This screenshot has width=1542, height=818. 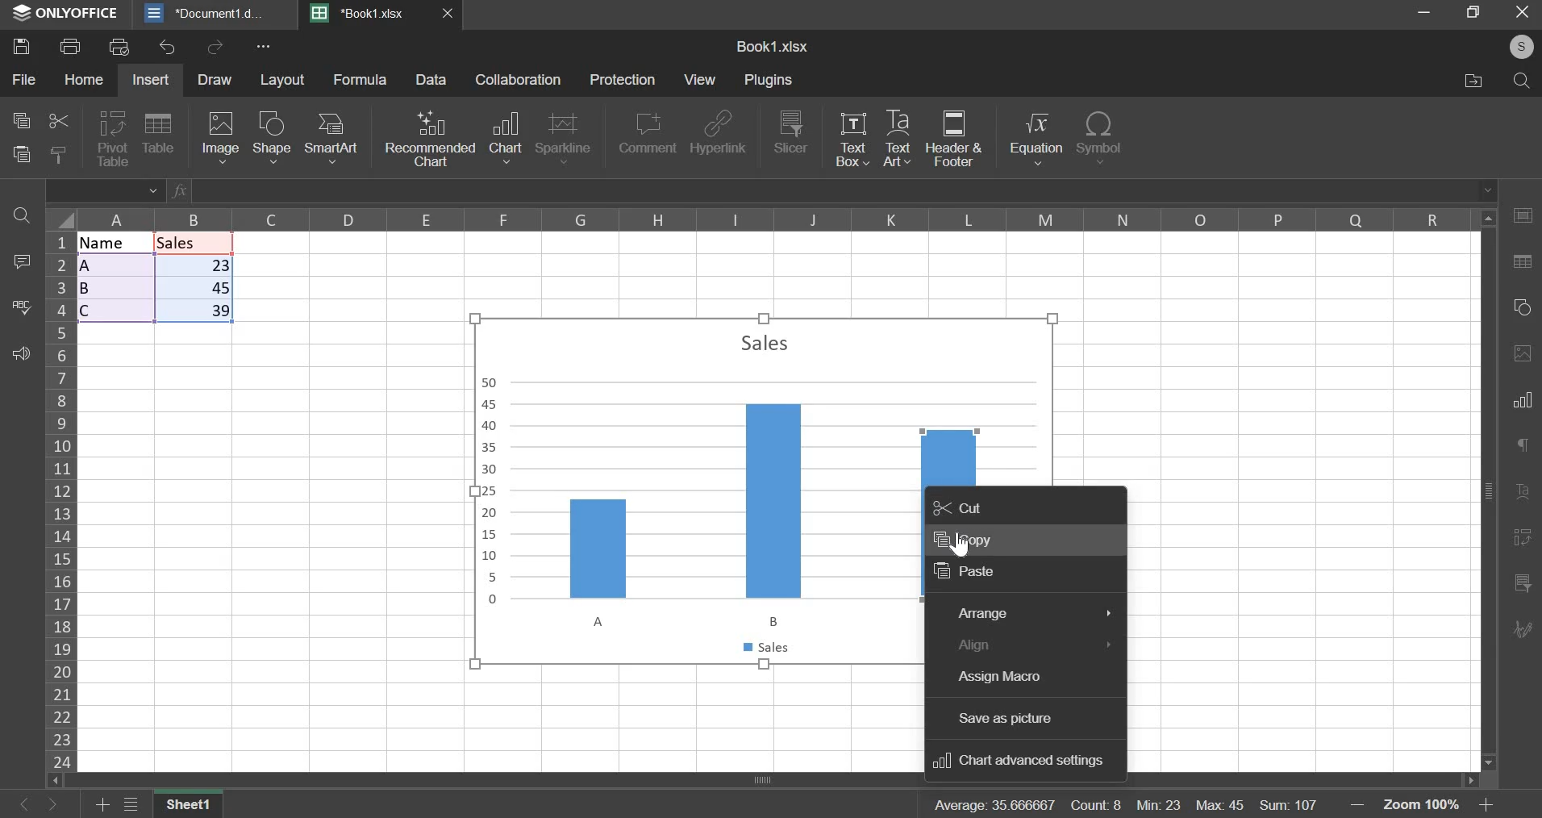 What do you see at coordinates (622, 80) in the screenshot?
I see `protection` at bounding box center [622, 80].